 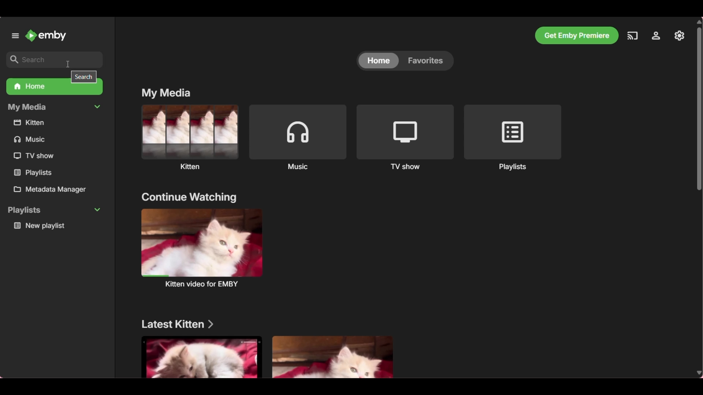 I want to click on Emby, so click(x=47, y=35).